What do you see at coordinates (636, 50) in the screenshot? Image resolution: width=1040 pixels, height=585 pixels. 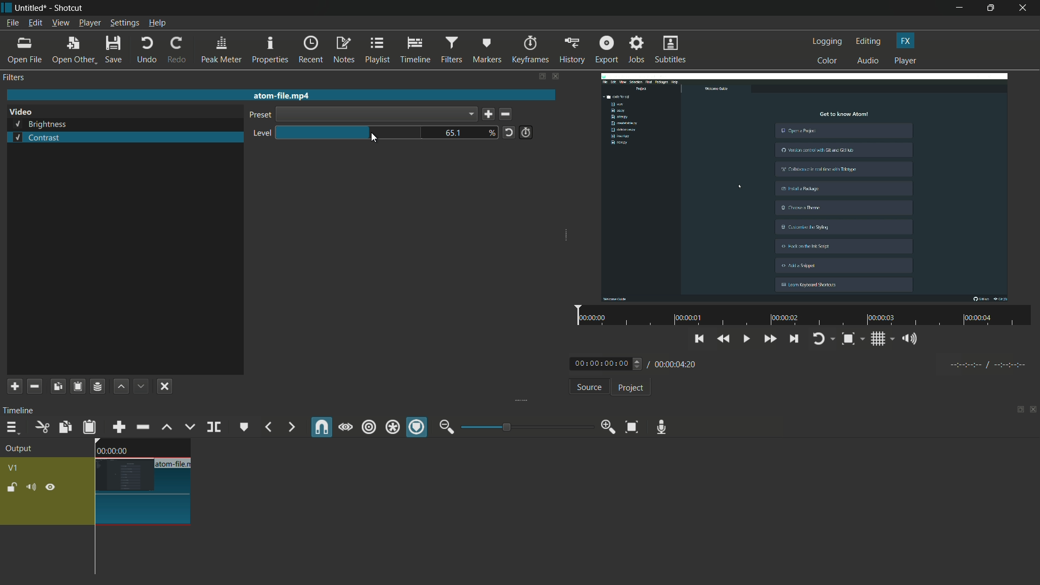 I see `jobs` at bounding box center [636, 50].